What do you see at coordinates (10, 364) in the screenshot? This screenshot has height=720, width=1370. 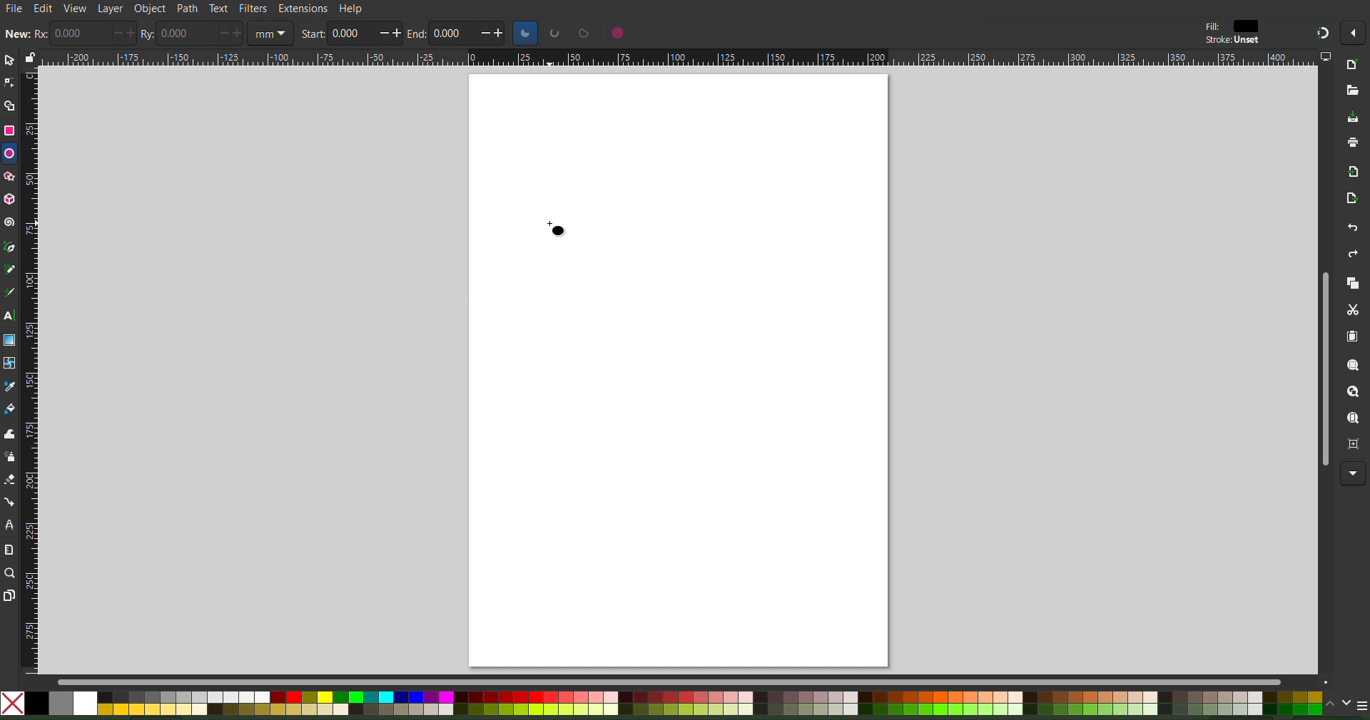 I see `Mesh Tool` at bounding box center [10, 364].